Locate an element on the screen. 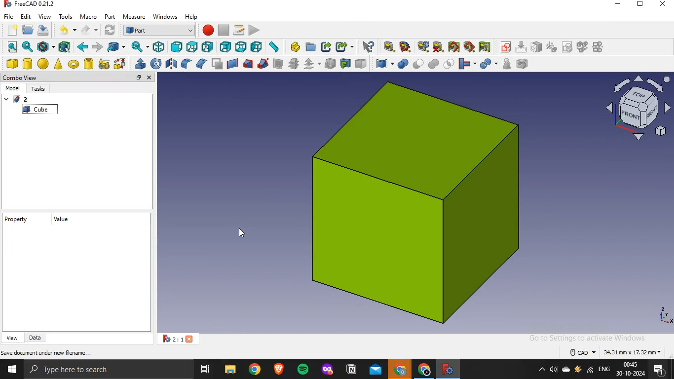 This screenshot has width=674, height=379. open is located at coordinates (27, 30).